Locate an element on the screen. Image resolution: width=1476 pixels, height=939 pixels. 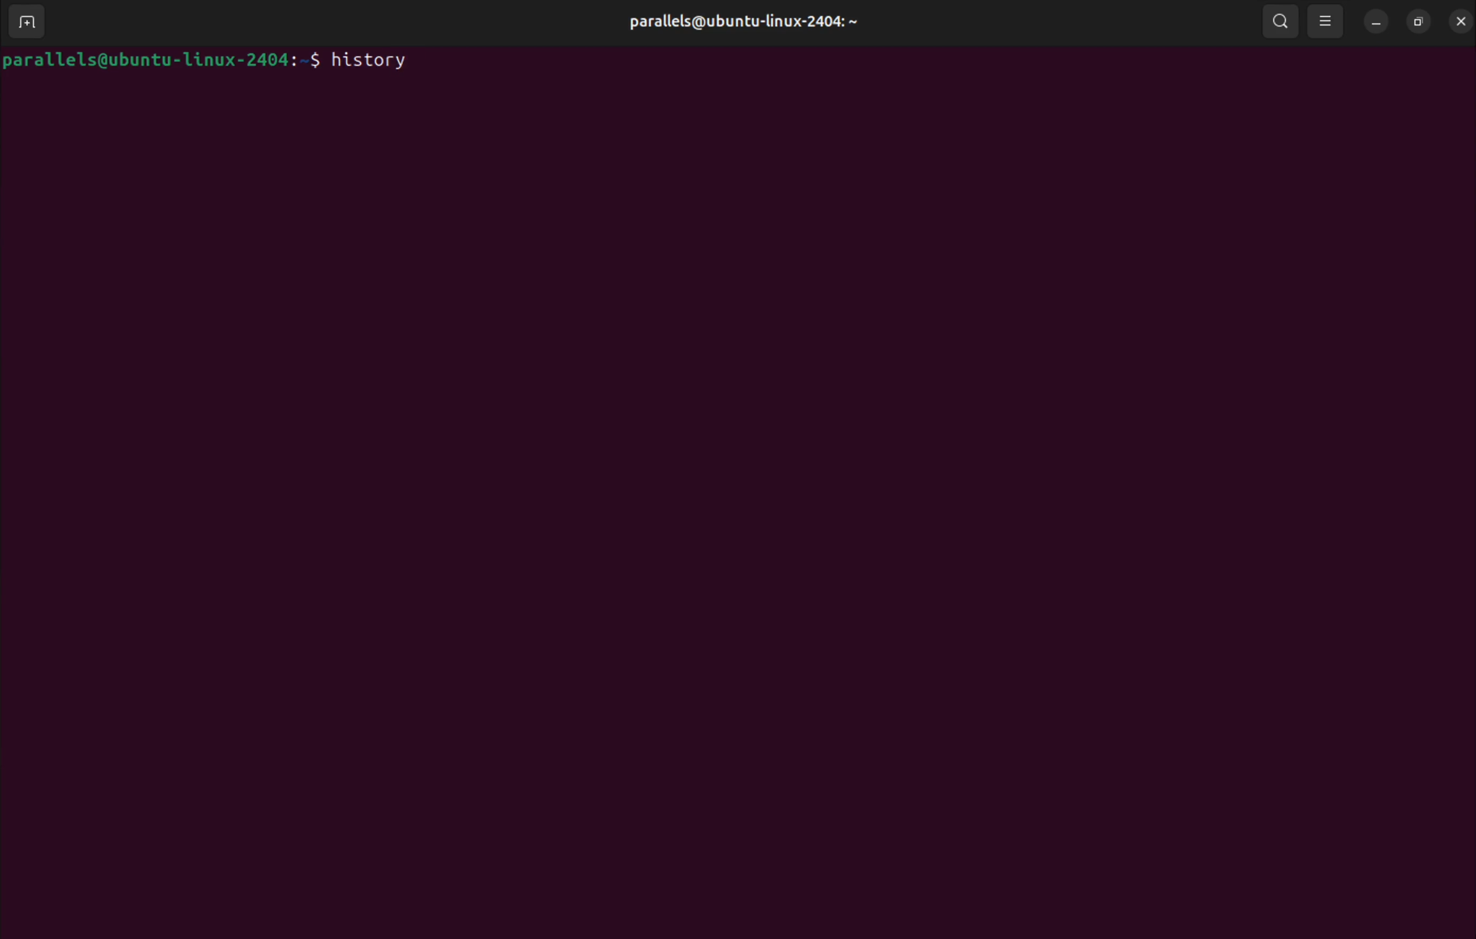
add new window is located at coordinates (25, 22).